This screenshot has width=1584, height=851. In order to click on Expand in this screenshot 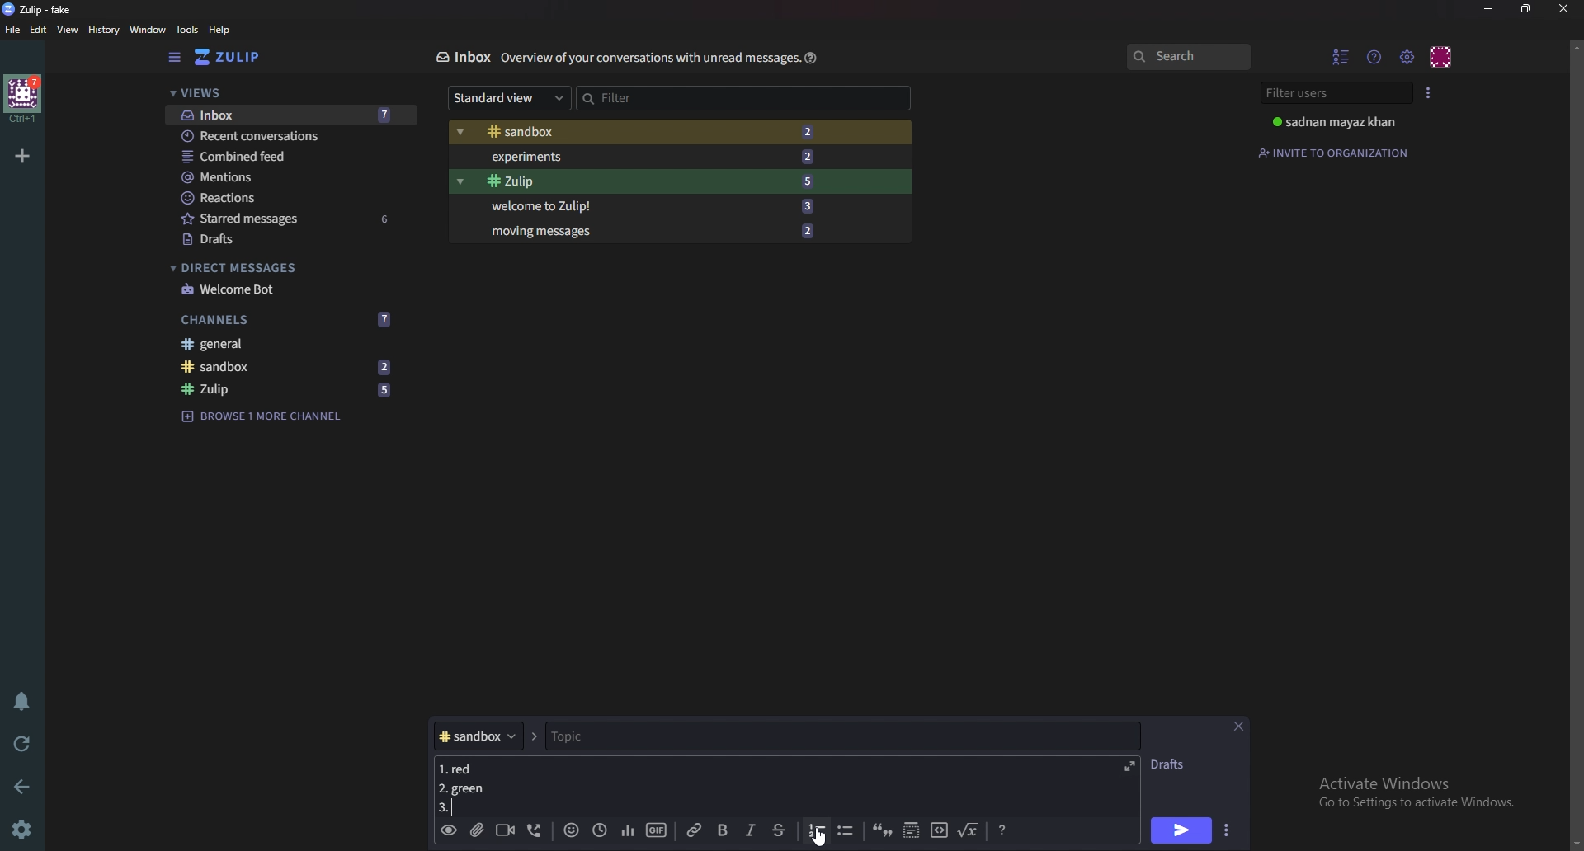, I will do `click(1128, 768)`.